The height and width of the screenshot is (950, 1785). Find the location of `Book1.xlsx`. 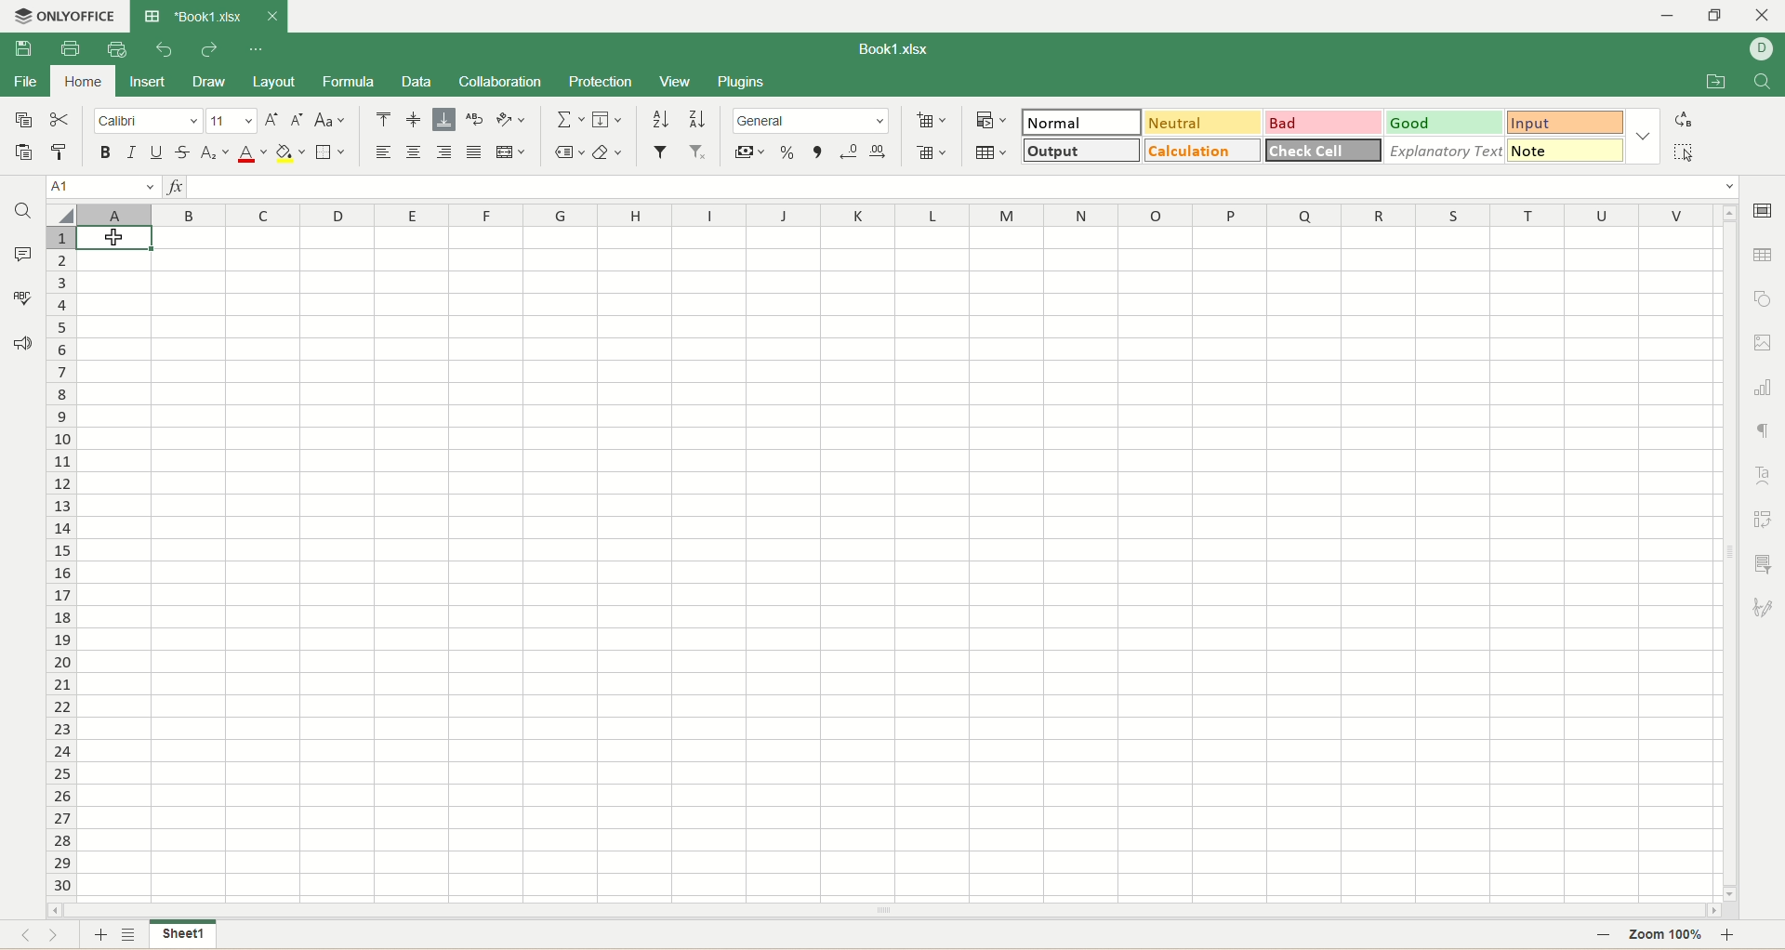

Book1.xlsx is located at coordinates (192, 17).